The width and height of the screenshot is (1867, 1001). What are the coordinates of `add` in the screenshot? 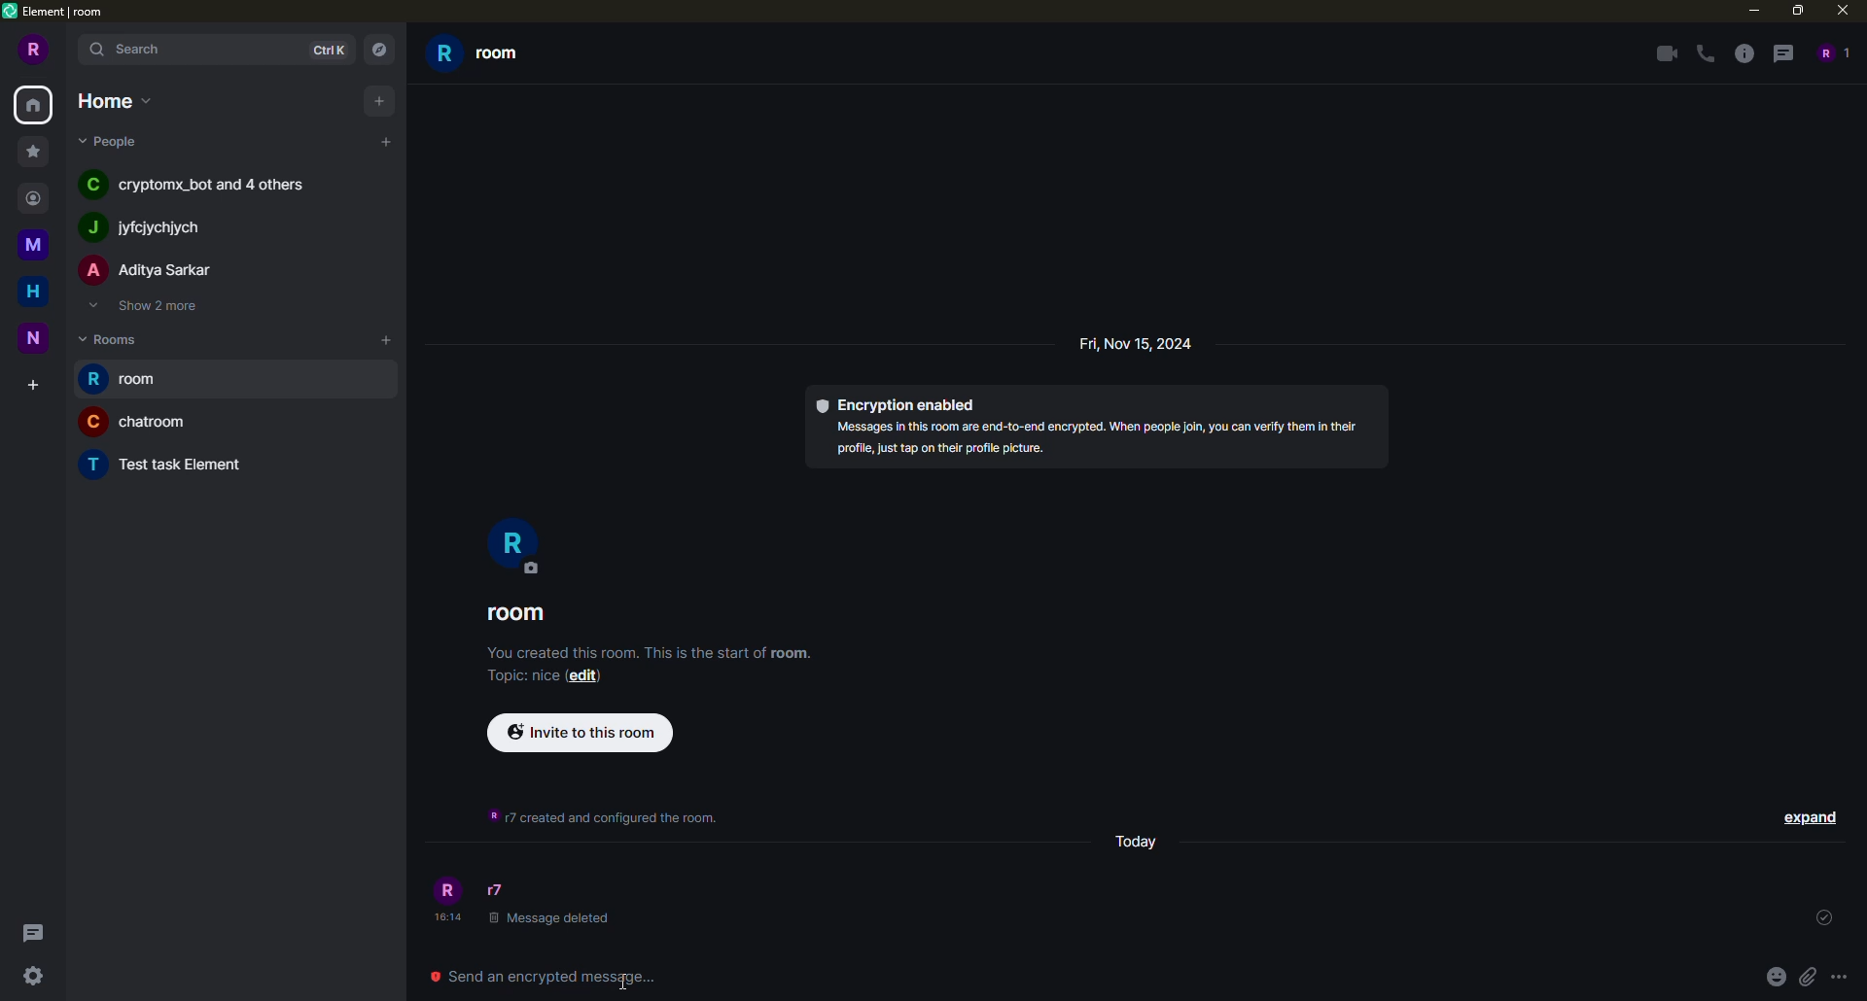 It's located at (382, 339).